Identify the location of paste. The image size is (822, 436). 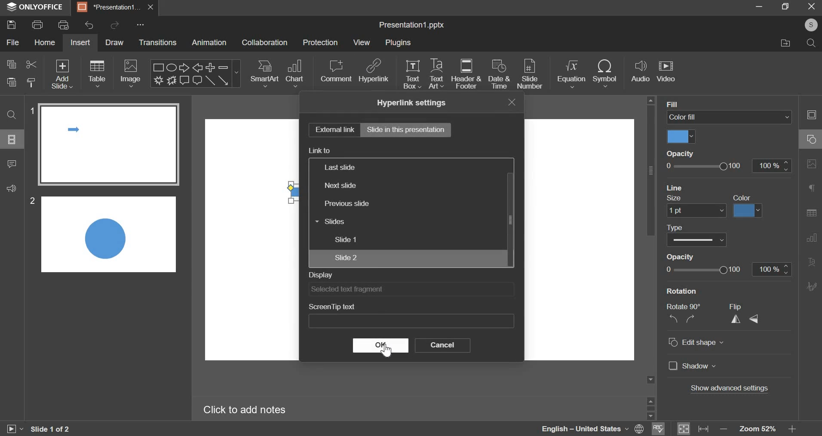
(12, 82).